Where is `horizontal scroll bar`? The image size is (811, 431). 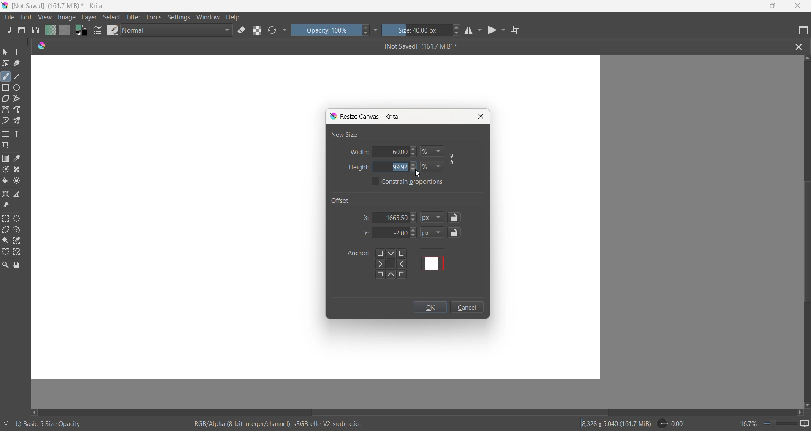
horizontal scroll bar is located at coordinates (460, 412).